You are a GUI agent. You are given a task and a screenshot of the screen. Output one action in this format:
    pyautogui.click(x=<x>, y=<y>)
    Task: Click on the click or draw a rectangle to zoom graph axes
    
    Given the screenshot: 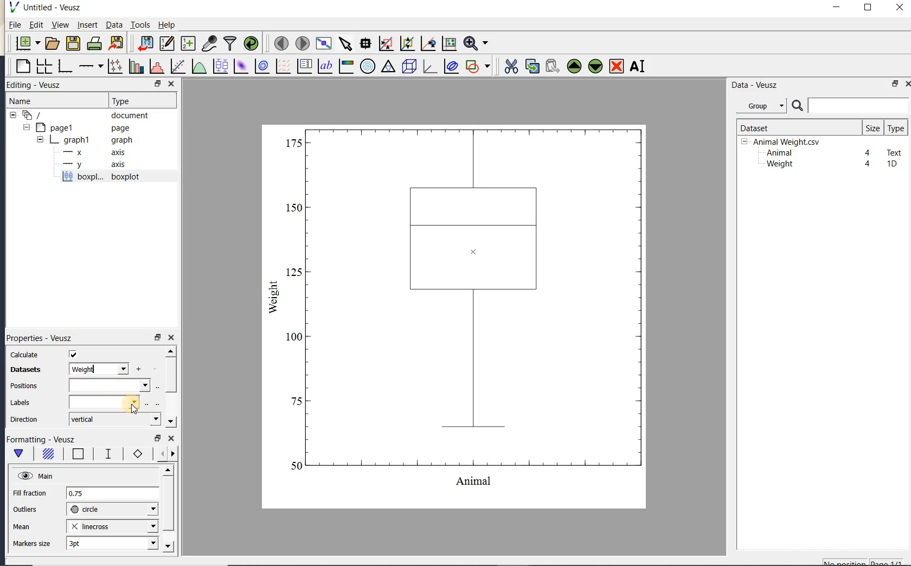 What is the action you would take?
    pyautogui.click(x=386, y=44)
    